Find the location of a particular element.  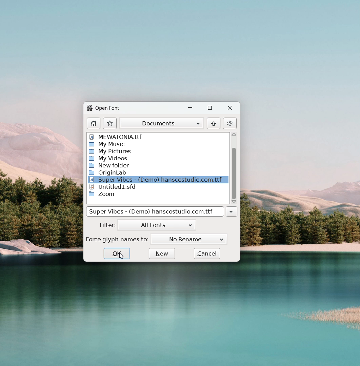

minimize is located at coordinates (191, 108).